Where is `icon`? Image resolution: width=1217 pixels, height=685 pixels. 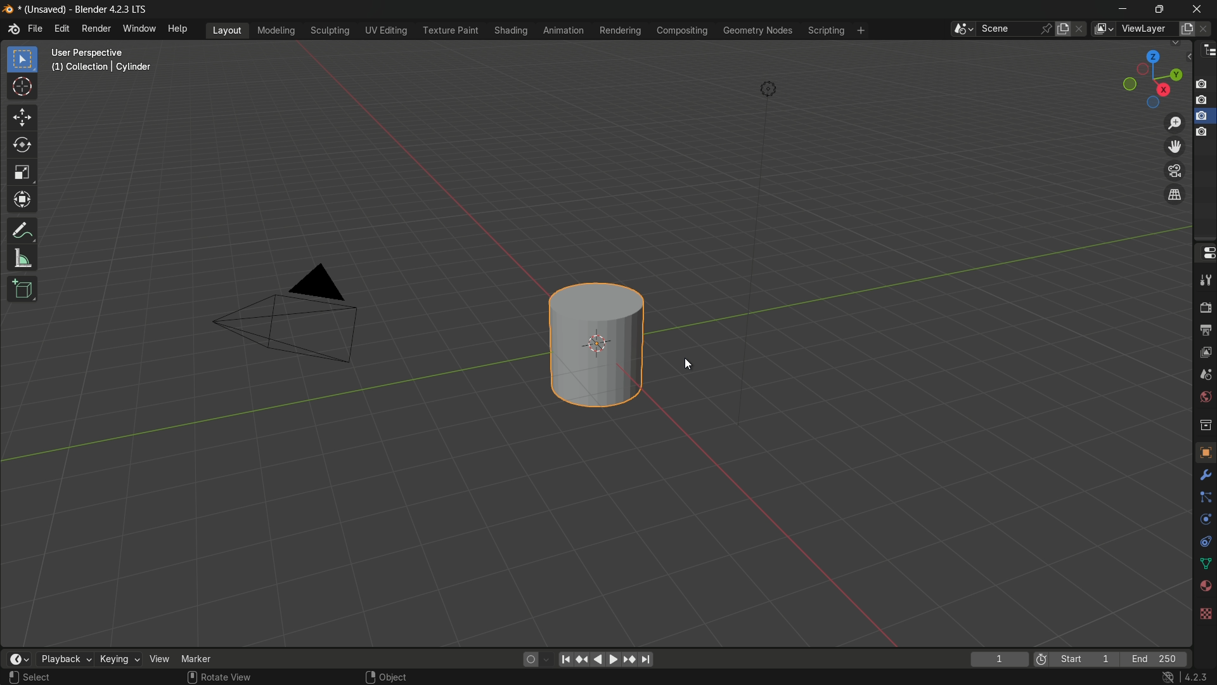 icon is located at coordinates (1041, 658).